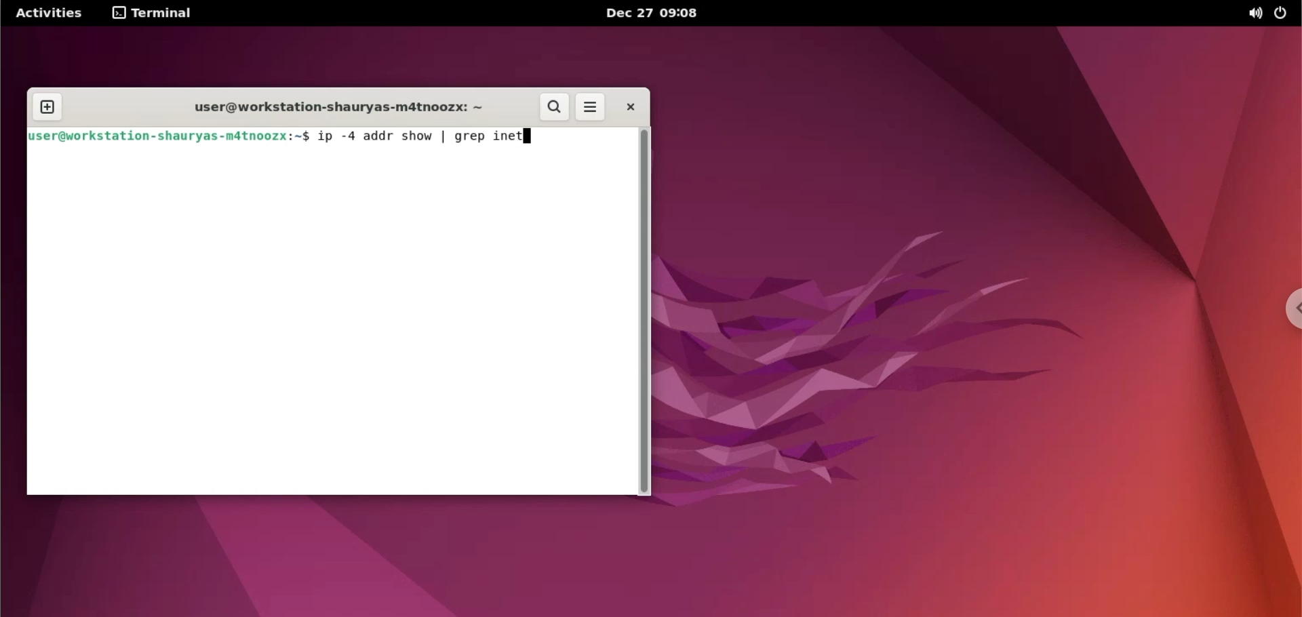  What do you see at coordinates (555, 108) in the screenshot?
I see `search` at bounding box center [555, 108].